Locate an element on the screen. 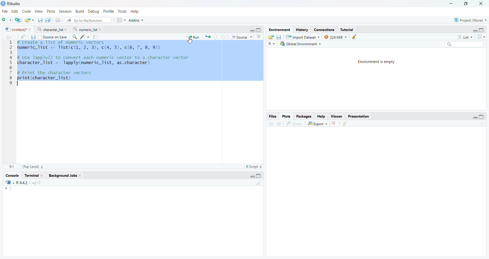 The image size is (489, 259). View is located at coordinates (39, 11).